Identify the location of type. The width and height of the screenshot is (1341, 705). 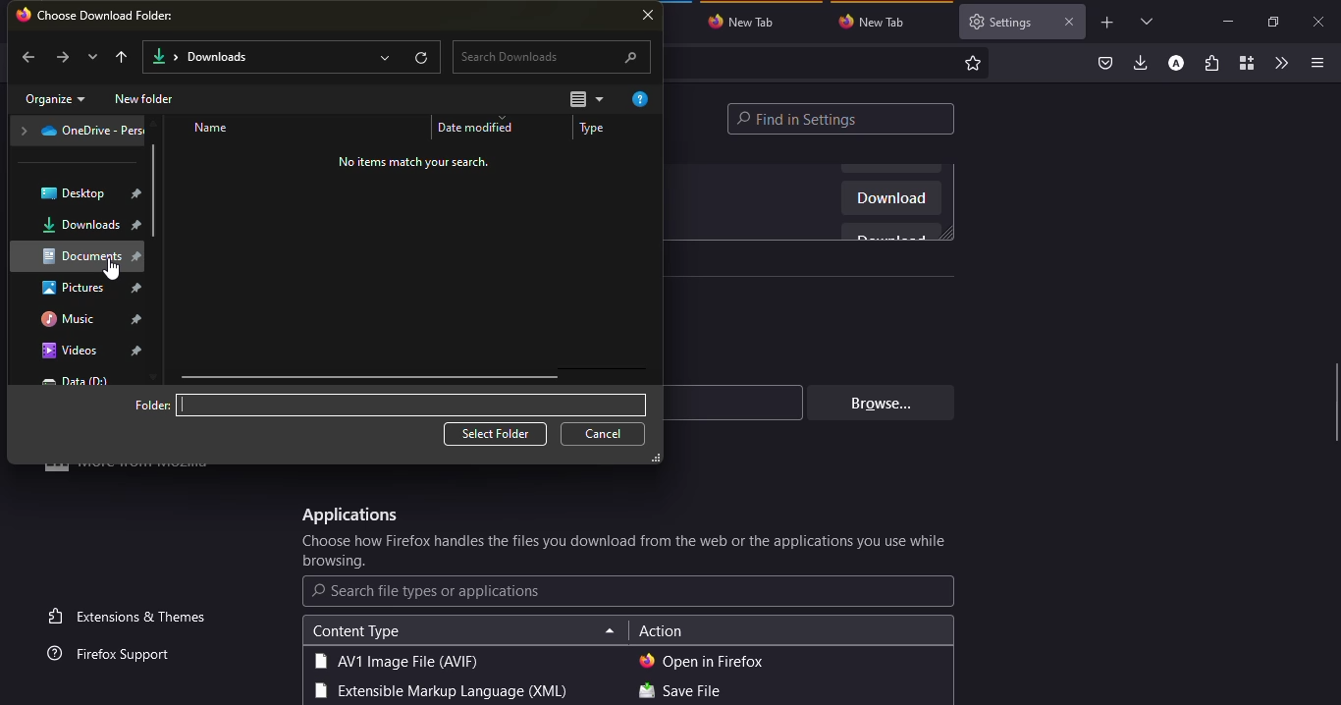
(438, 692).